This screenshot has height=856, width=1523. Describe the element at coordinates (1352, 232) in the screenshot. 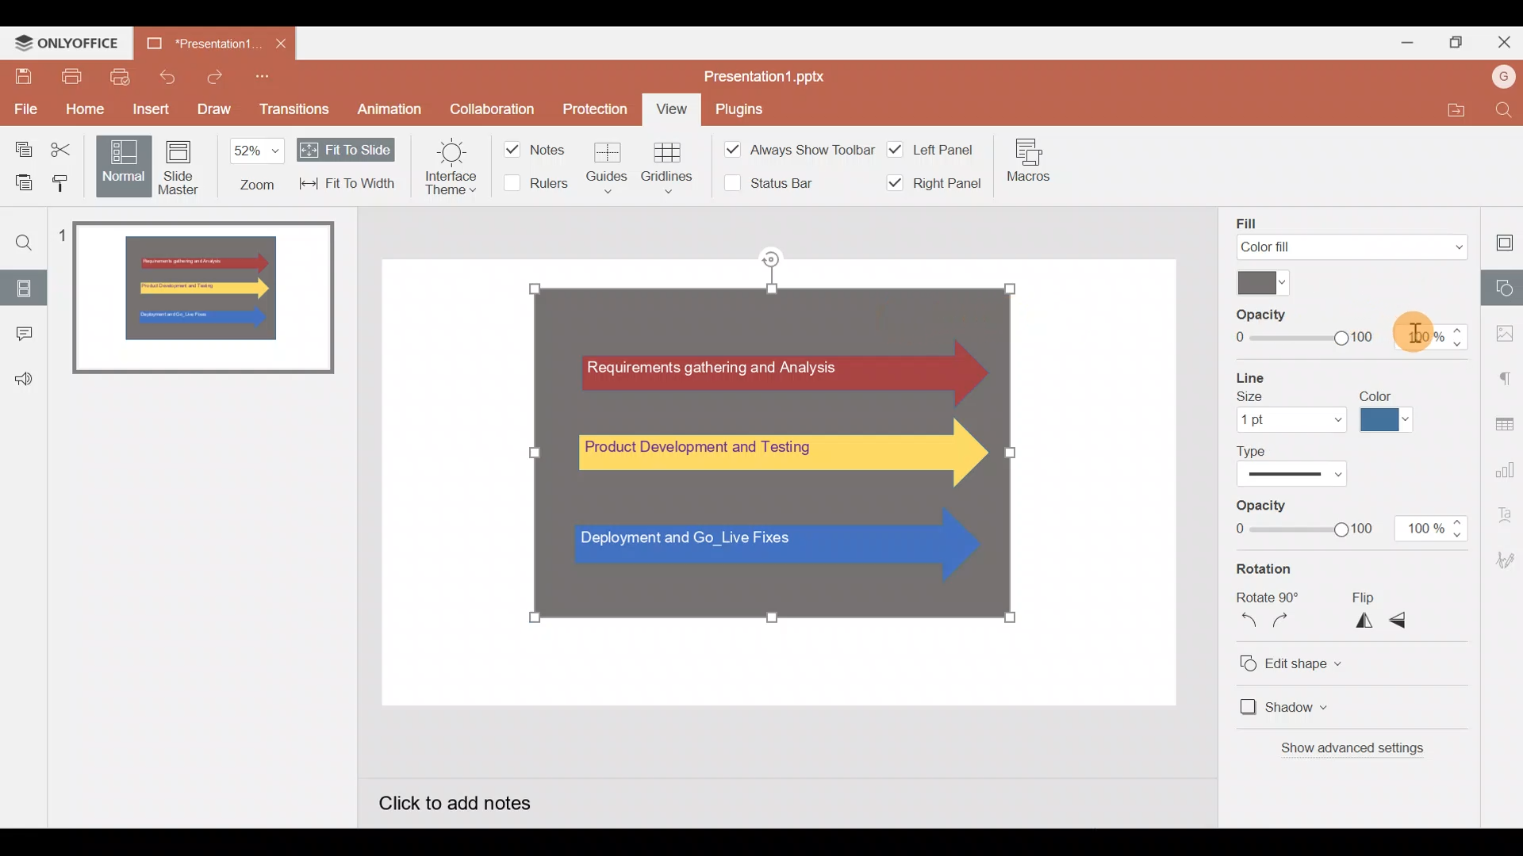

I see `Fill` at that location.